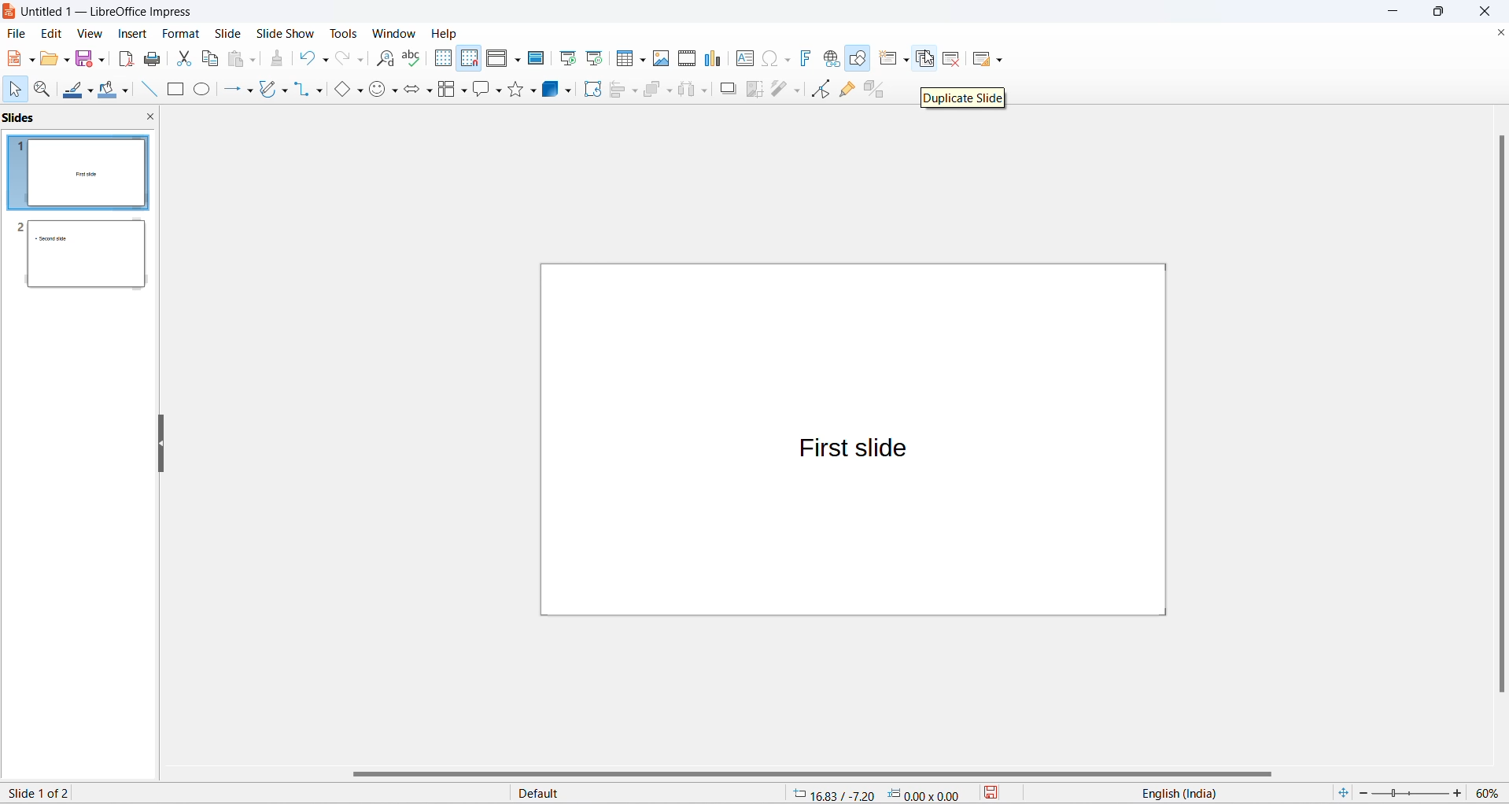 This screenshot has height=804, width=1509. Describe the element at coordinates (364, 56) in the screenshot. I see `redo options` at that location.